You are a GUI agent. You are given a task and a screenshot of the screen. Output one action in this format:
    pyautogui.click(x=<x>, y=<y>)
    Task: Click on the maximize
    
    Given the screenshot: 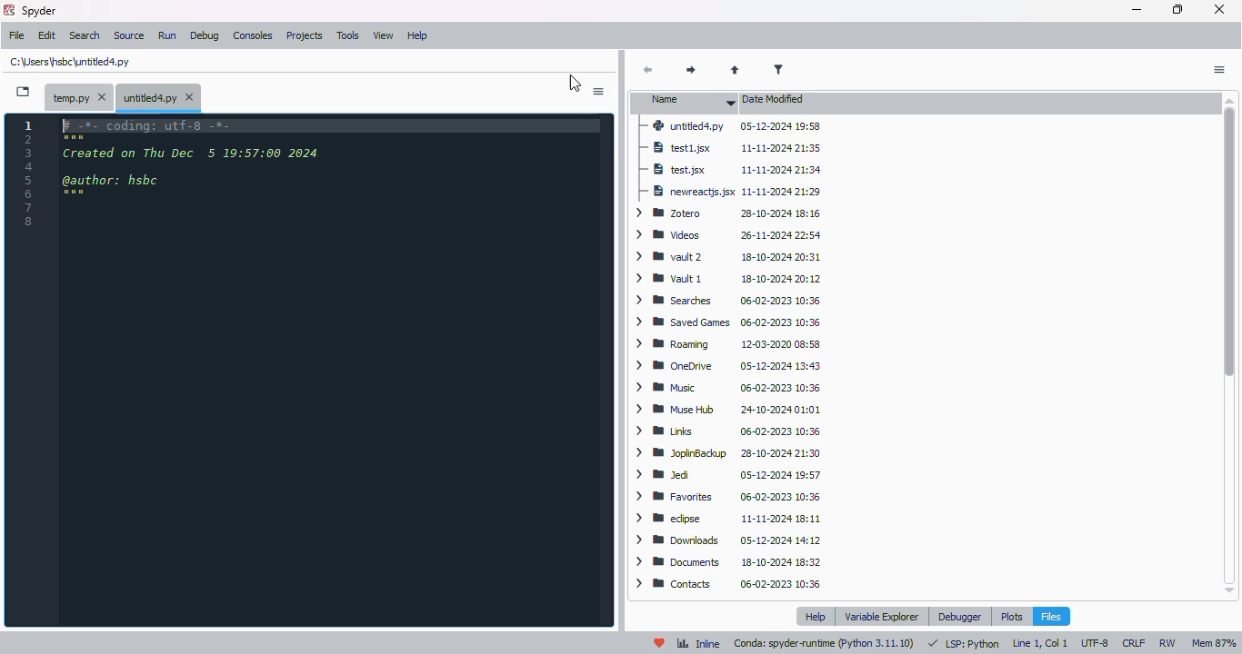 What is the action you would take?
    pyautogui.click(x=1178, y=9)
    